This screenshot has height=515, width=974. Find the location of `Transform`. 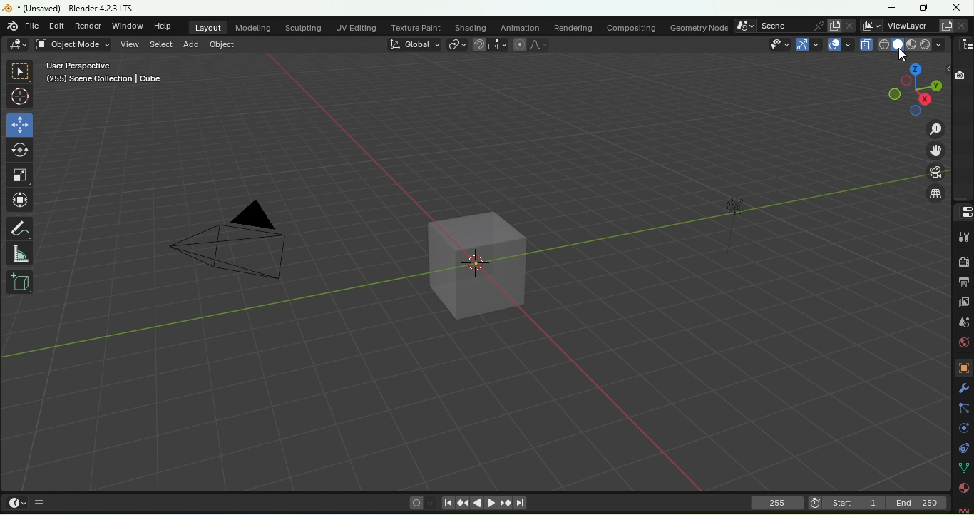

Transform is located at coordinates (22, 200).